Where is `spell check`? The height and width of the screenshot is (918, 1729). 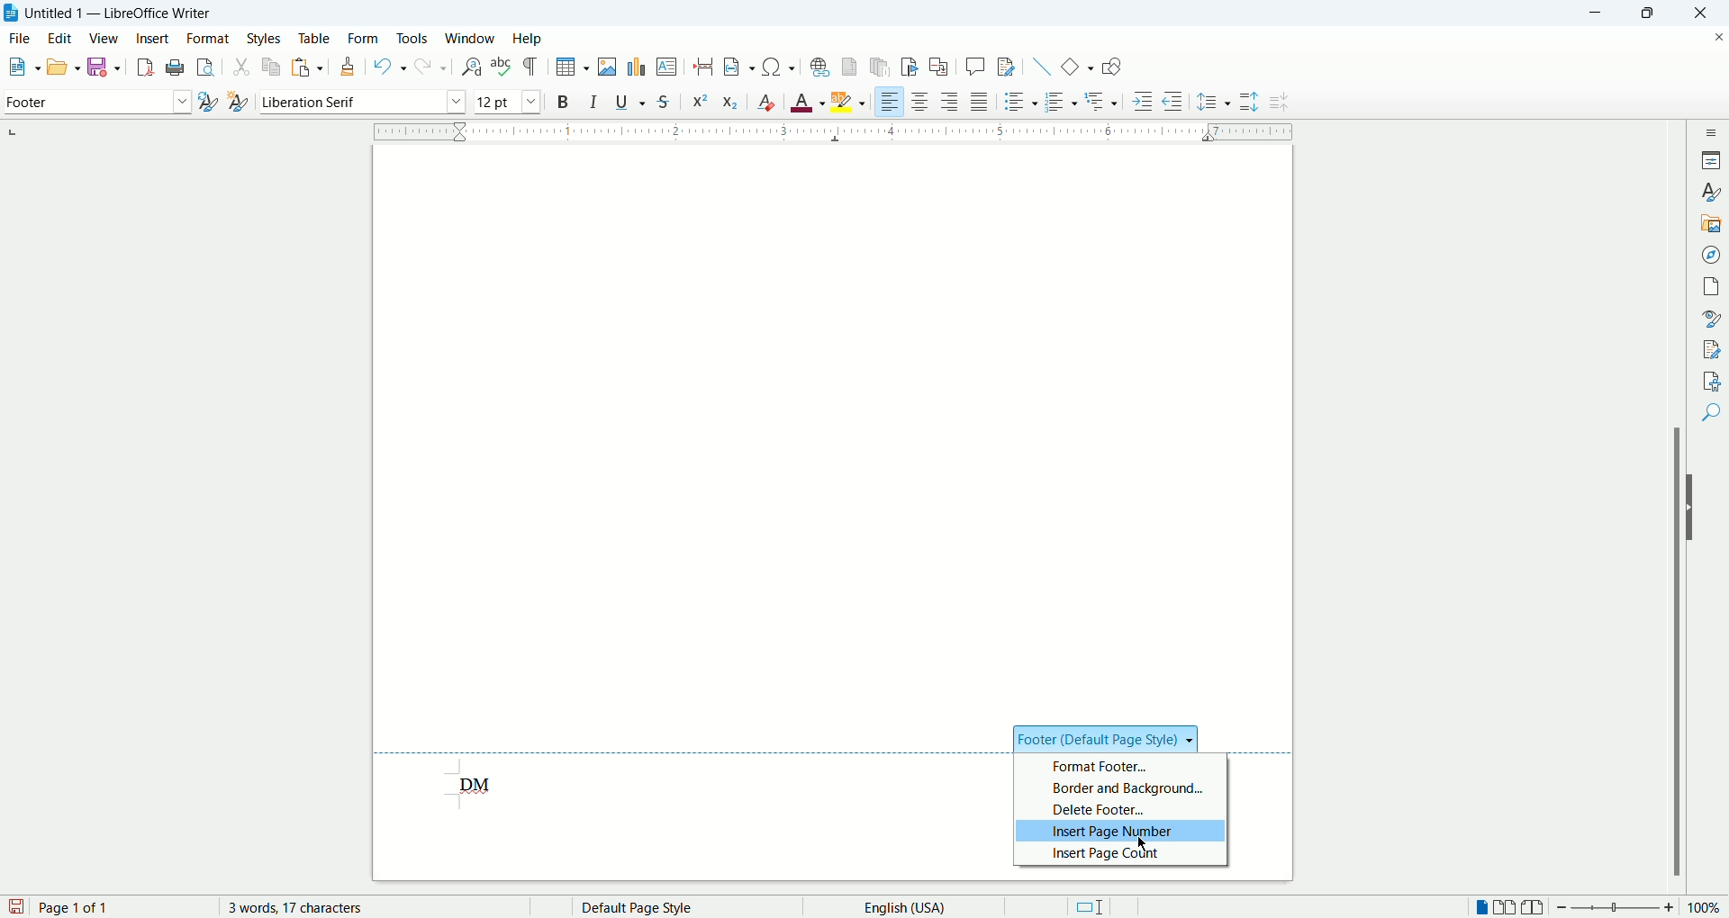 spell check is located at coordinates (503, 67).